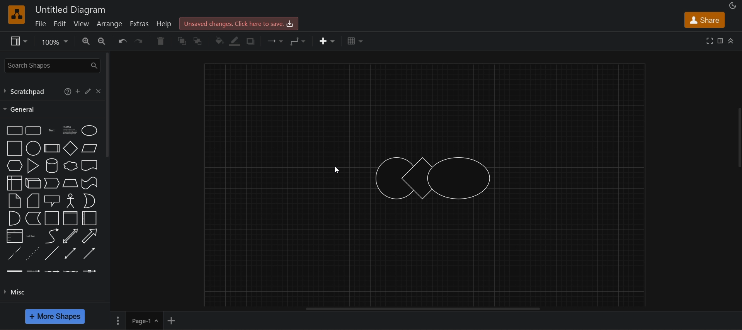 The image size is (742, 330). Describe the element at coordinates (52, 148) in the screenshot. I see `process` at that location.